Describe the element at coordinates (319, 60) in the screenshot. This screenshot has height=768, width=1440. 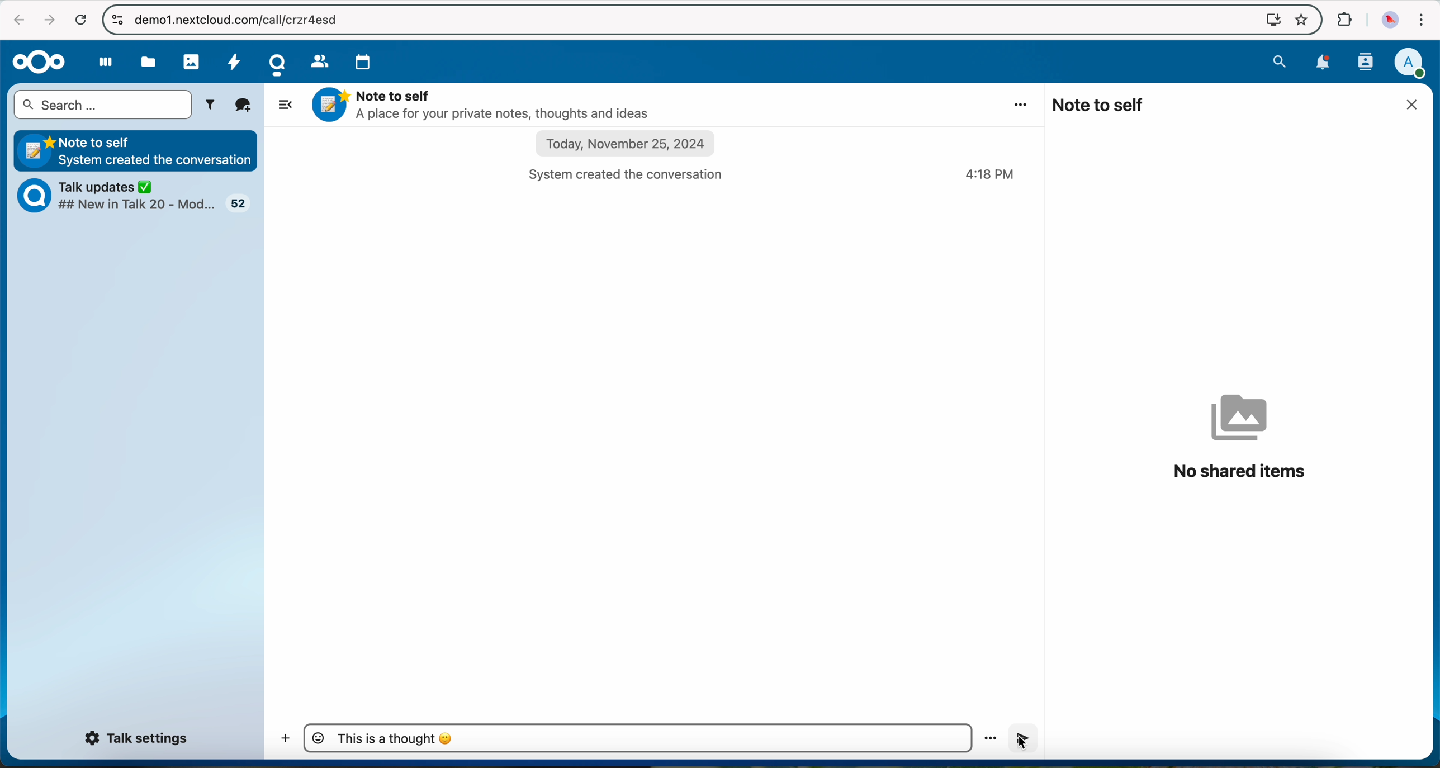
I see `contacts` at that location.